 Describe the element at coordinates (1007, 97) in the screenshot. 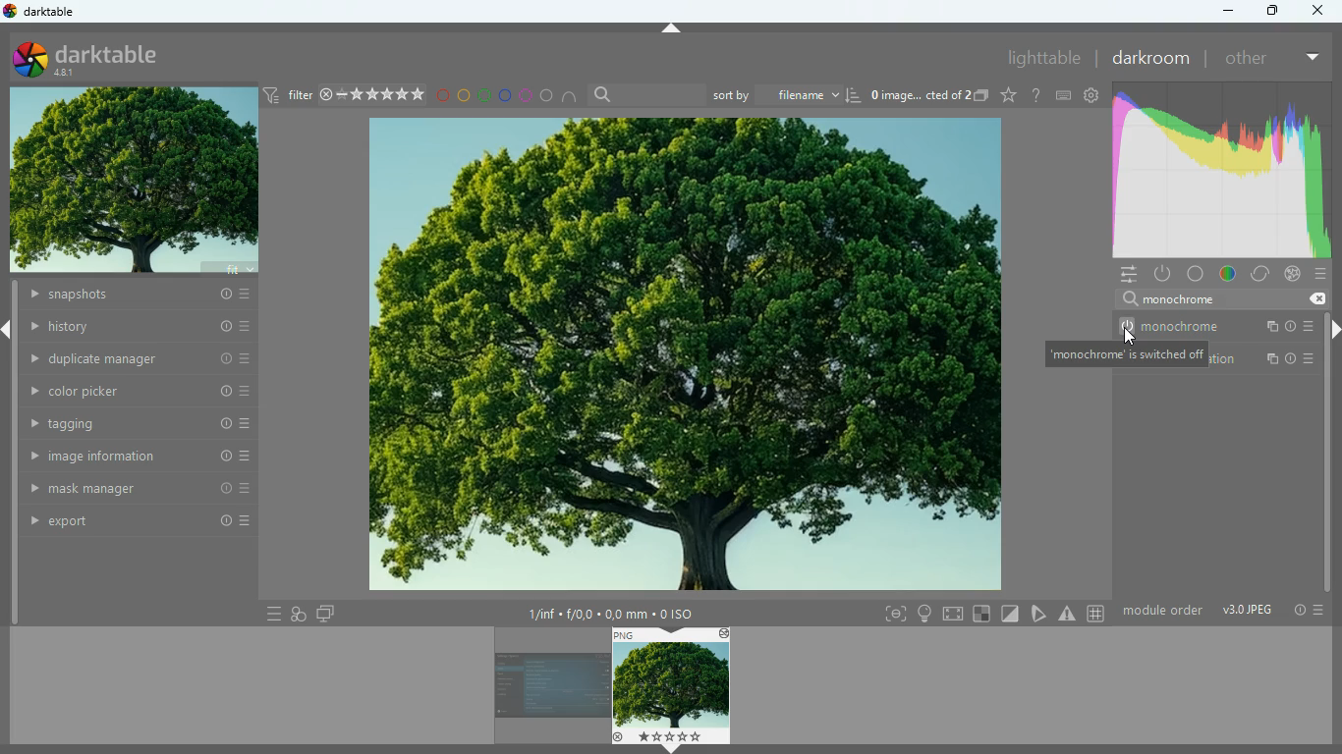

I see `favorite` at that location.